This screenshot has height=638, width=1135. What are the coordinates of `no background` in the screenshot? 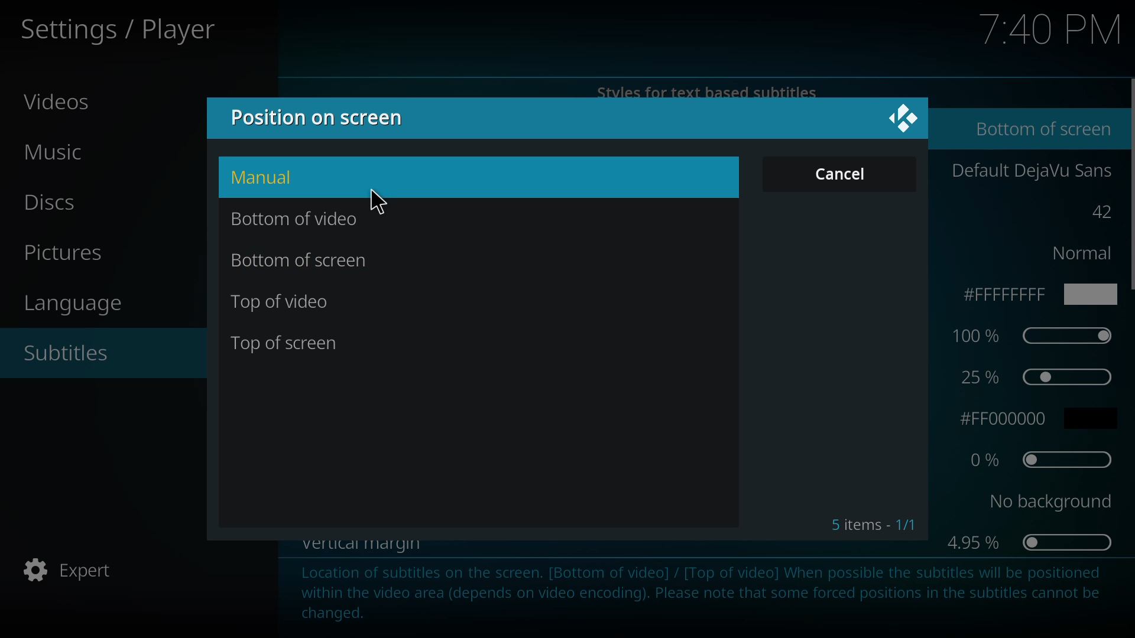 It's located at (1048, 499).